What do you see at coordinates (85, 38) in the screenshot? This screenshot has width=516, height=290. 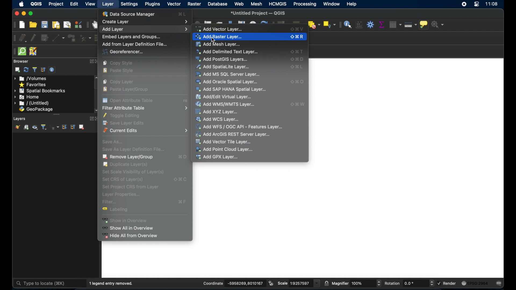 I see `modify attributes ` at bounding box center [85, 38].